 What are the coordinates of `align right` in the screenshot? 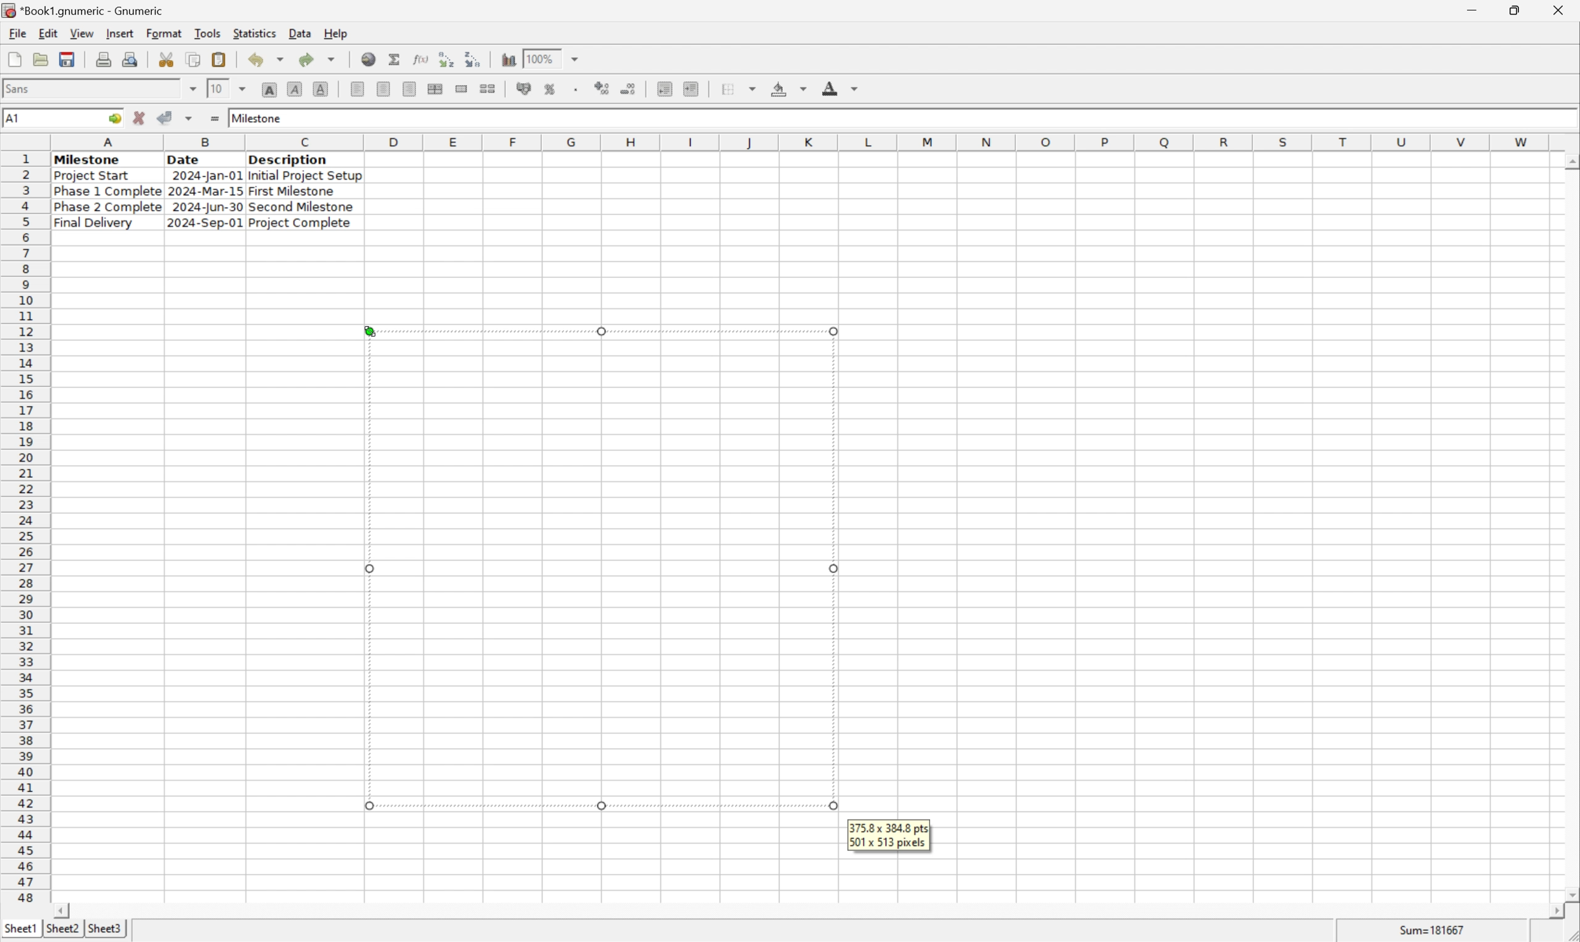 It's located at (408, 90).